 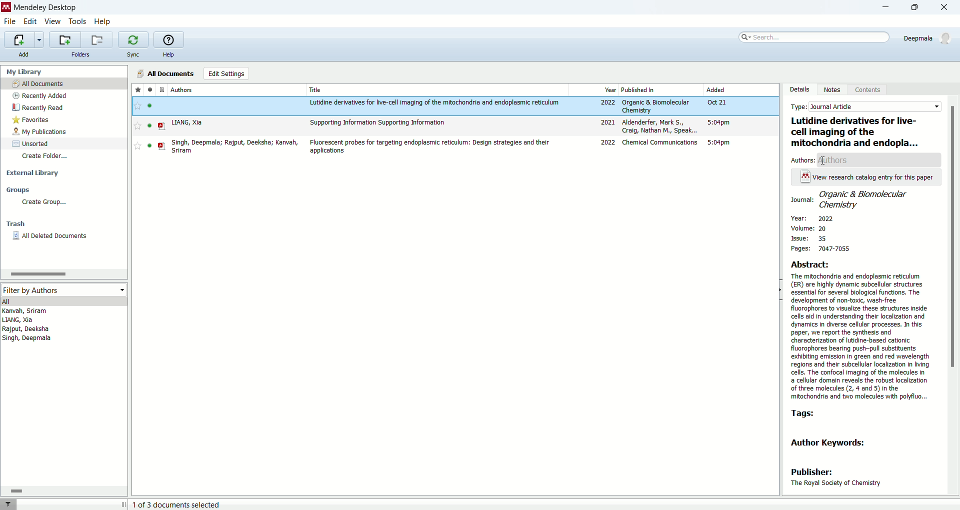 What do you see at coordinates (818, 249) in the screenshot?
I see `pages: 7047-7055` at bounding box center [818, 249].